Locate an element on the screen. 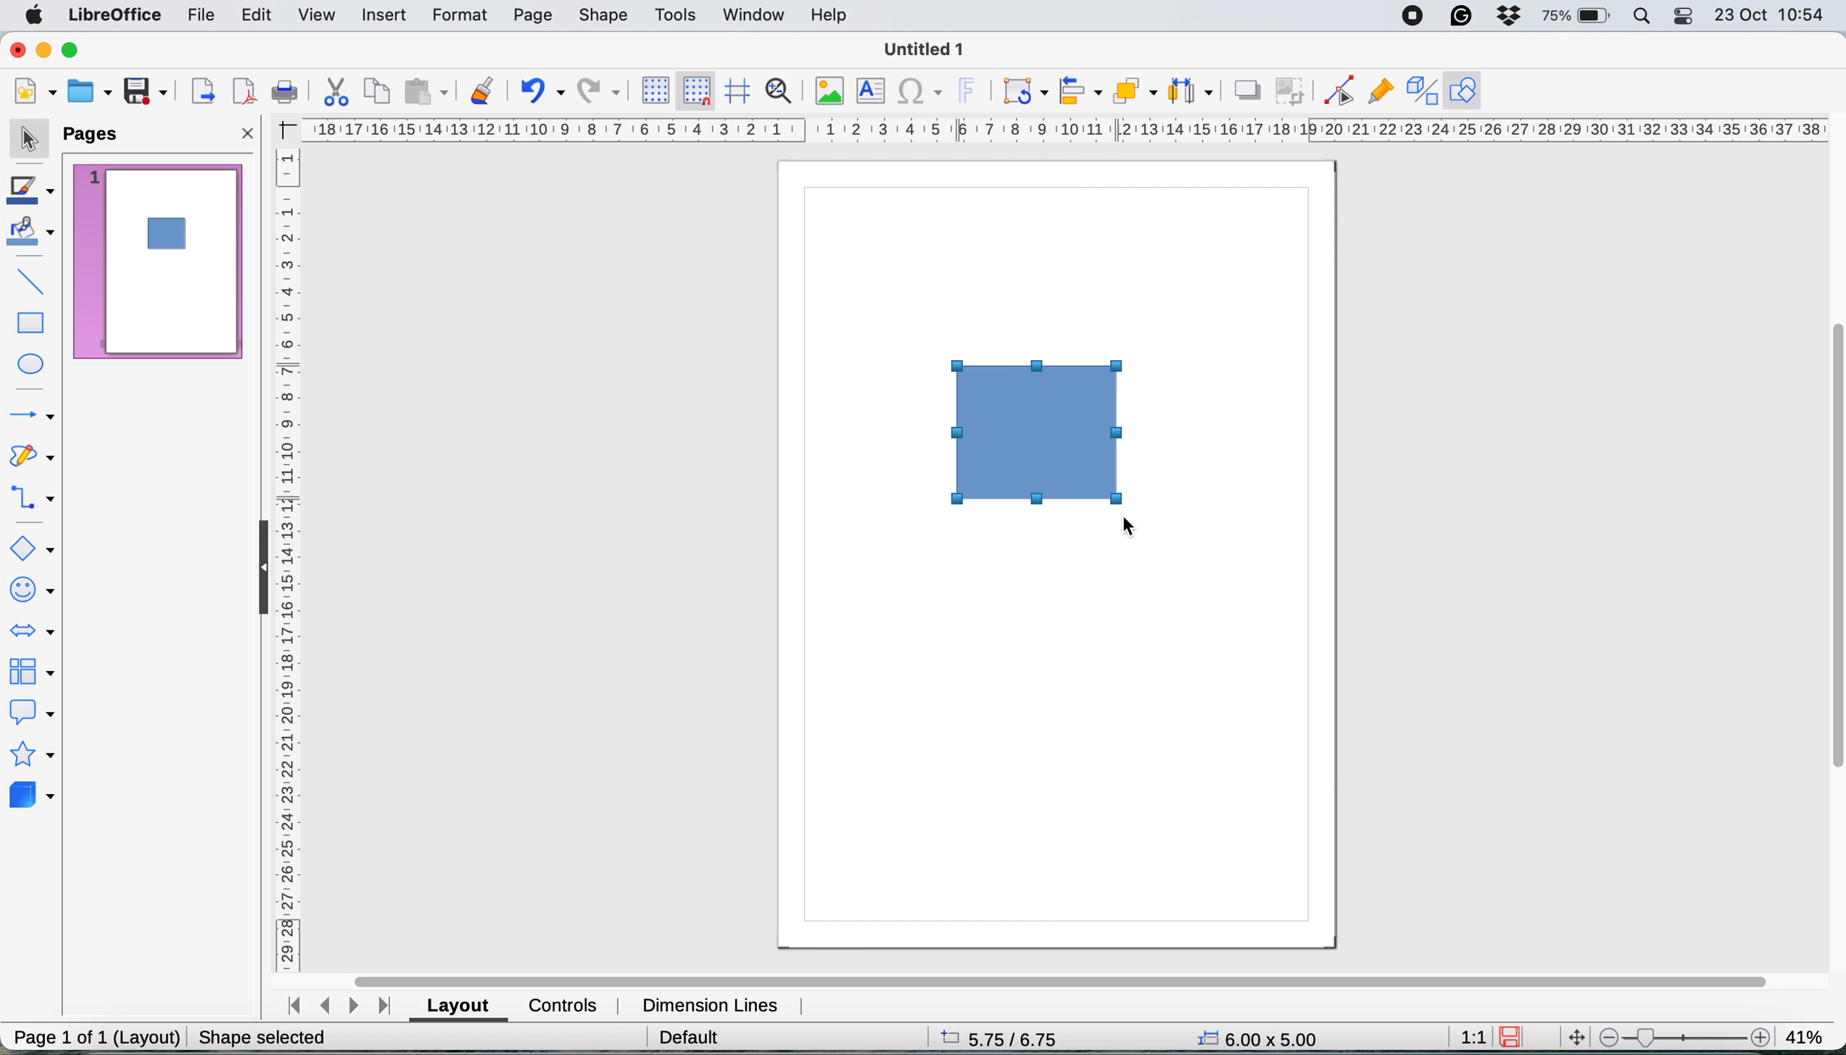 This screenshot has width=1846, height=1055. basic shapes is located at coordinates (34, 546).